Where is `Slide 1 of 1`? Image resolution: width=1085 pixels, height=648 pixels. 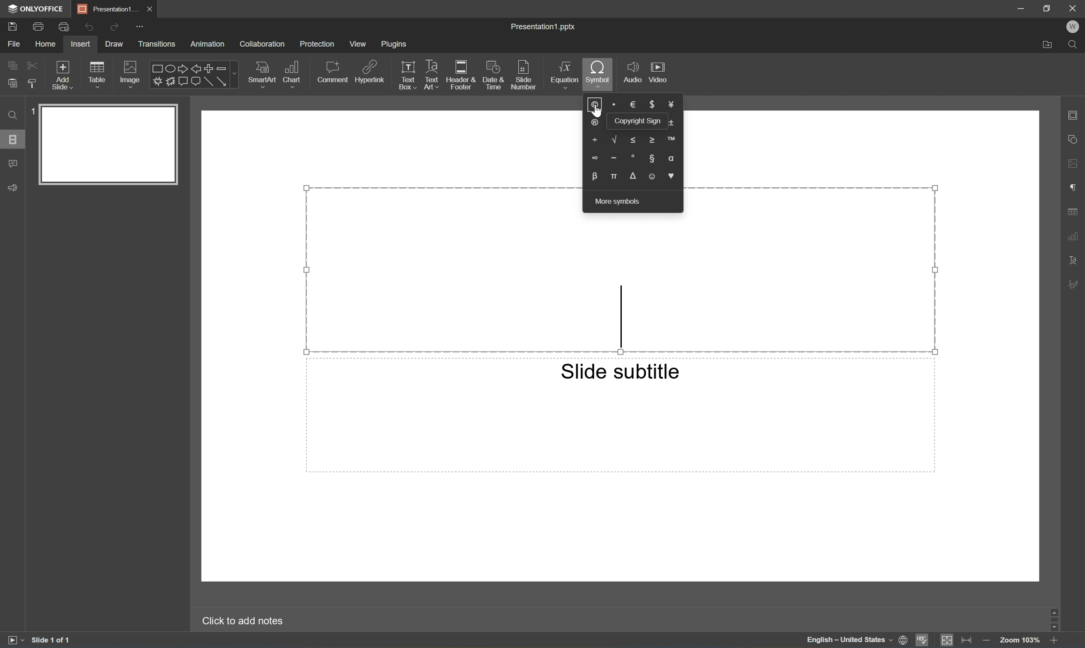 Slide 1 of 1 is located at coordinates (61, 638).